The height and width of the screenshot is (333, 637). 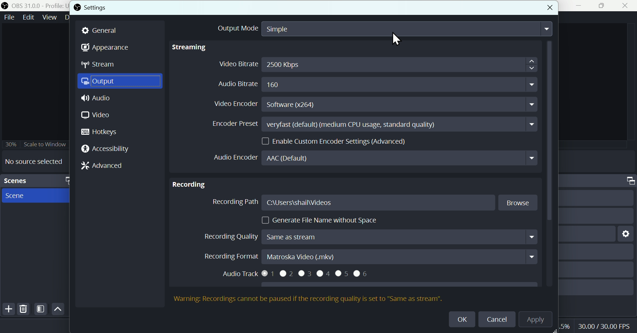 I want to click on Video bitrate, so click(x=378, y=65).